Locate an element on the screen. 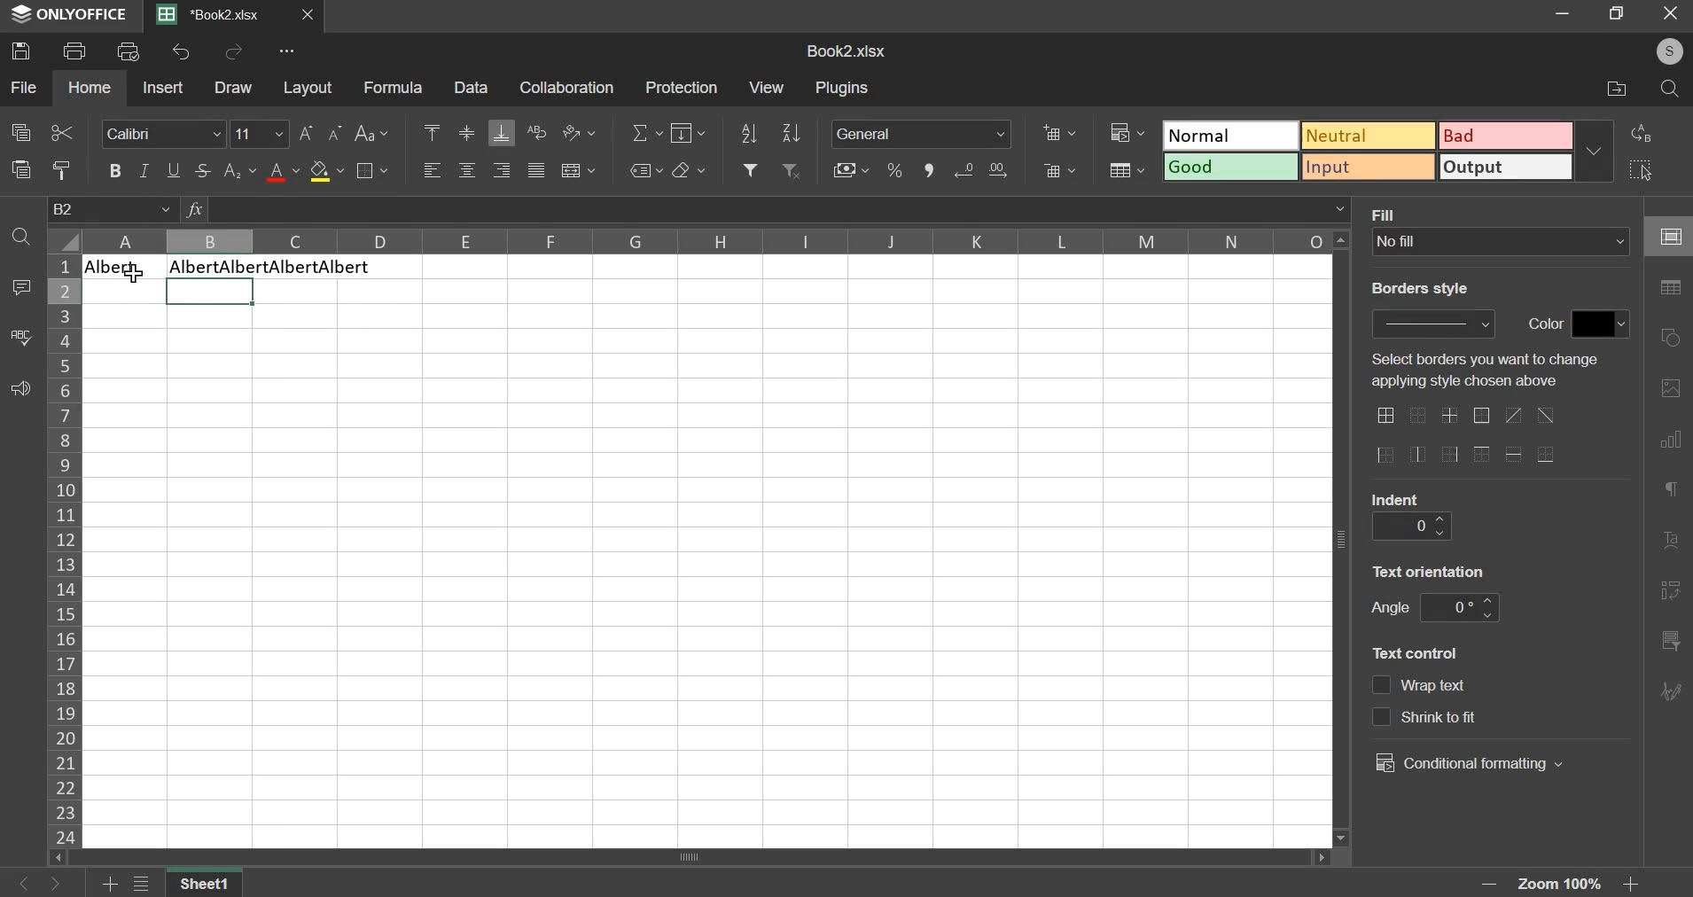  text is located at coordinates (1439, 714).